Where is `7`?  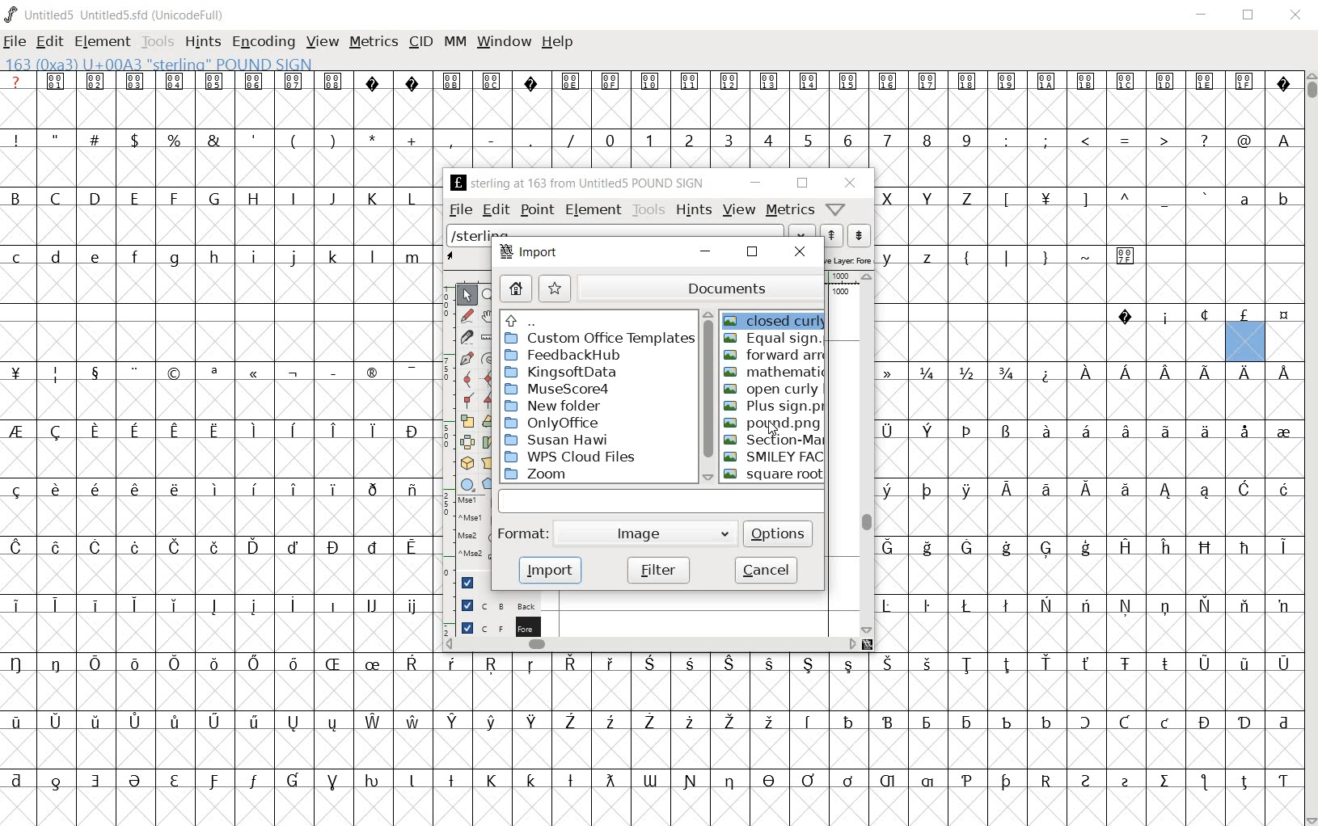
7 is located at coordinates (887, 141).